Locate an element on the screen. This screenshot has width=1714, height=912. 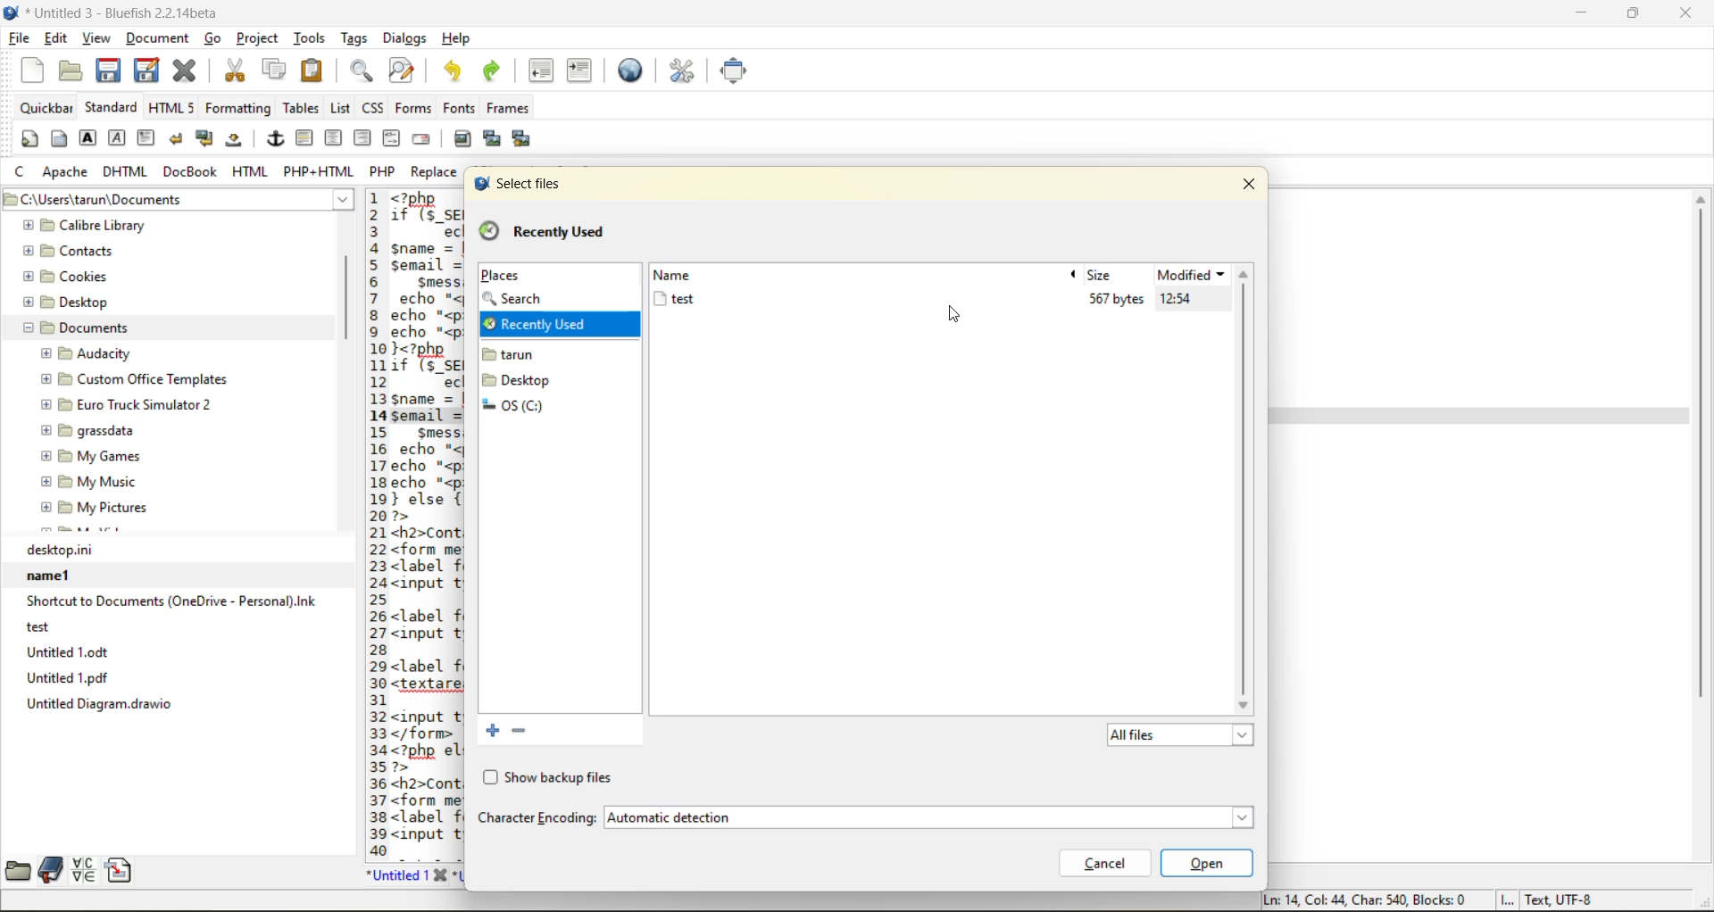
indent is located at coordinates (578, 70).